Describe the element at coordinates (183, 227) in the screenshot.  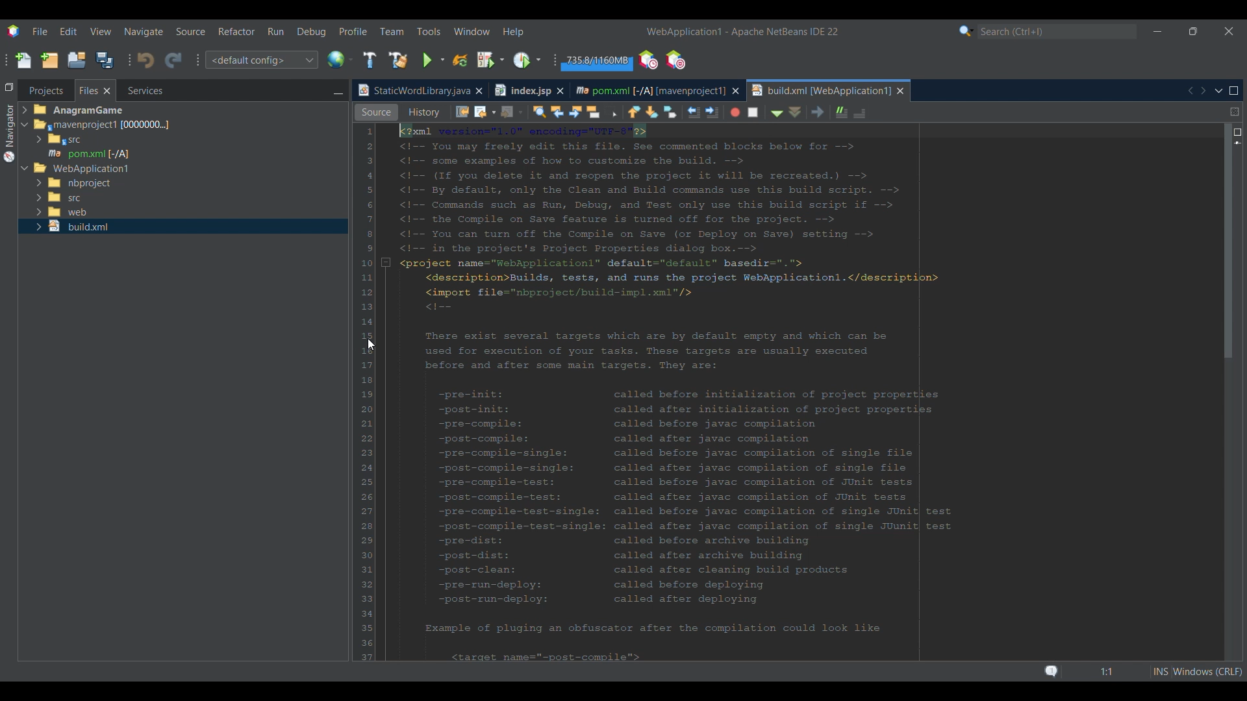
I see `Selected file highlighted` at that location.